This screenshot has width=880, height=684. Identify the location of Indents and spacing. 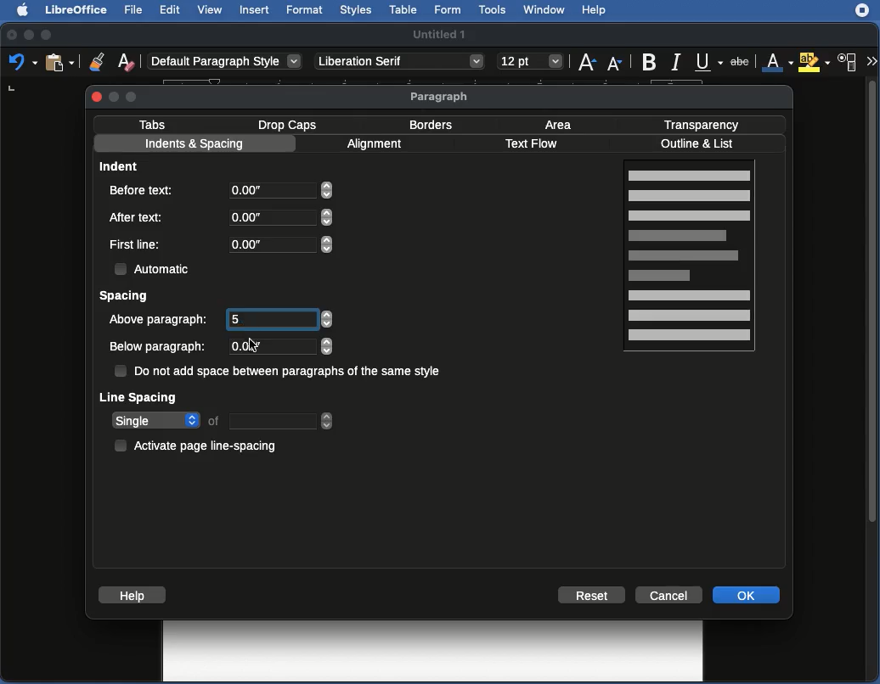
(195, 145).